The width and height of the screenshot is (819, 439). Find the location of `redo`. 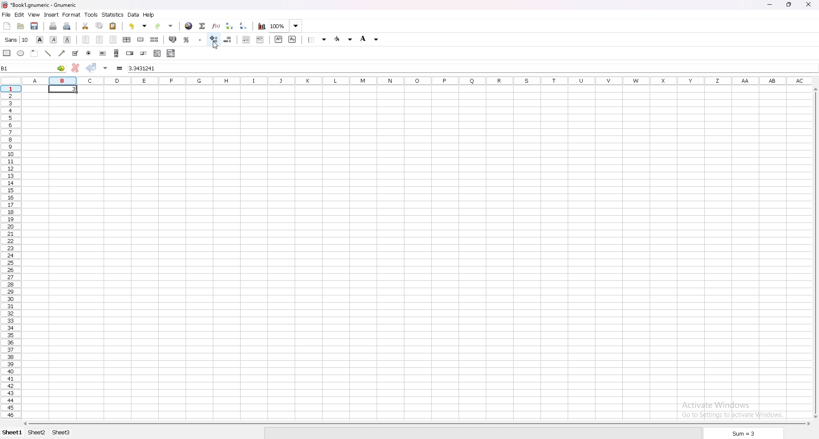

redo is located at coordinates (164, 26).